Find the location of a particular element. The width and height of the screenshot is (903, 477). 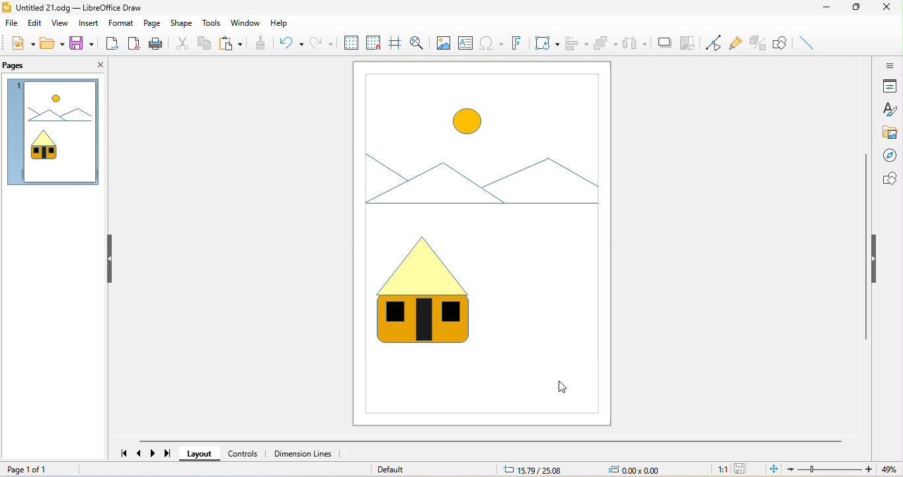

dimension lines is located at coordinates (303, 453).